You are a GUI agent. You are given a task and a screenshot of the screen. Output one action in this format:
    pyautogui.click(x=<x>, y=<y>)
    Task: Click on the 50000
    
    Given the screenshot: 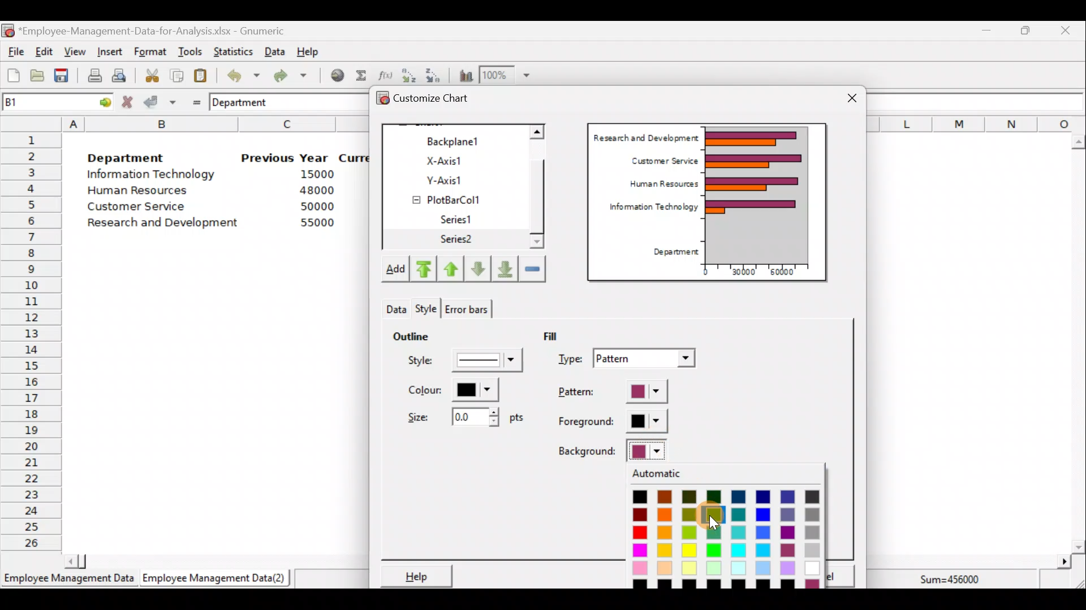 What is the action you would take?
    pyautogui.click(x=320, y=206)
    